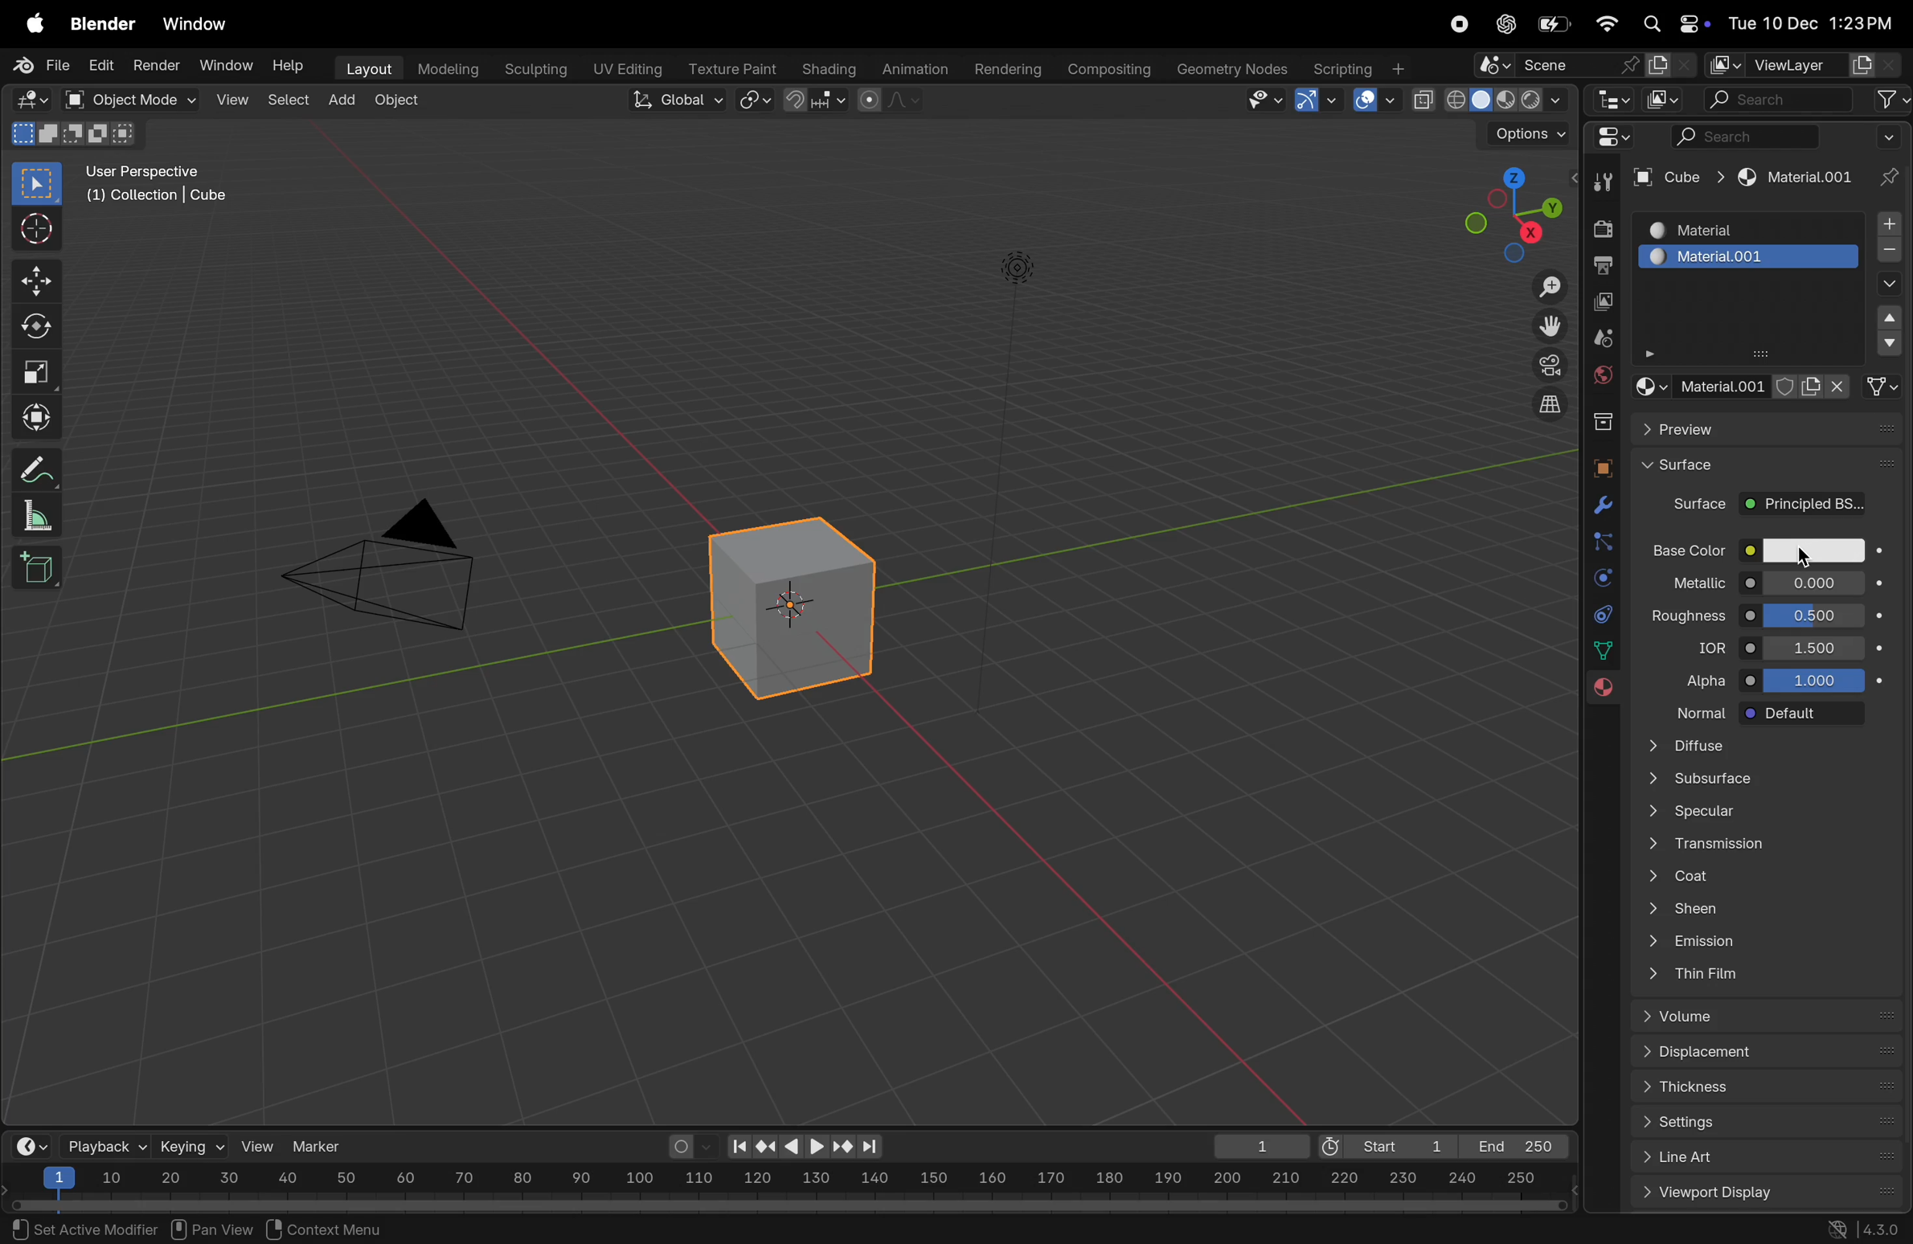 The height and width of the screenshot is (1244, 1913). What do you see at coordinates (1603, 617) in the screenshot?
I see `constarints` at bounding box center [1603, 617].